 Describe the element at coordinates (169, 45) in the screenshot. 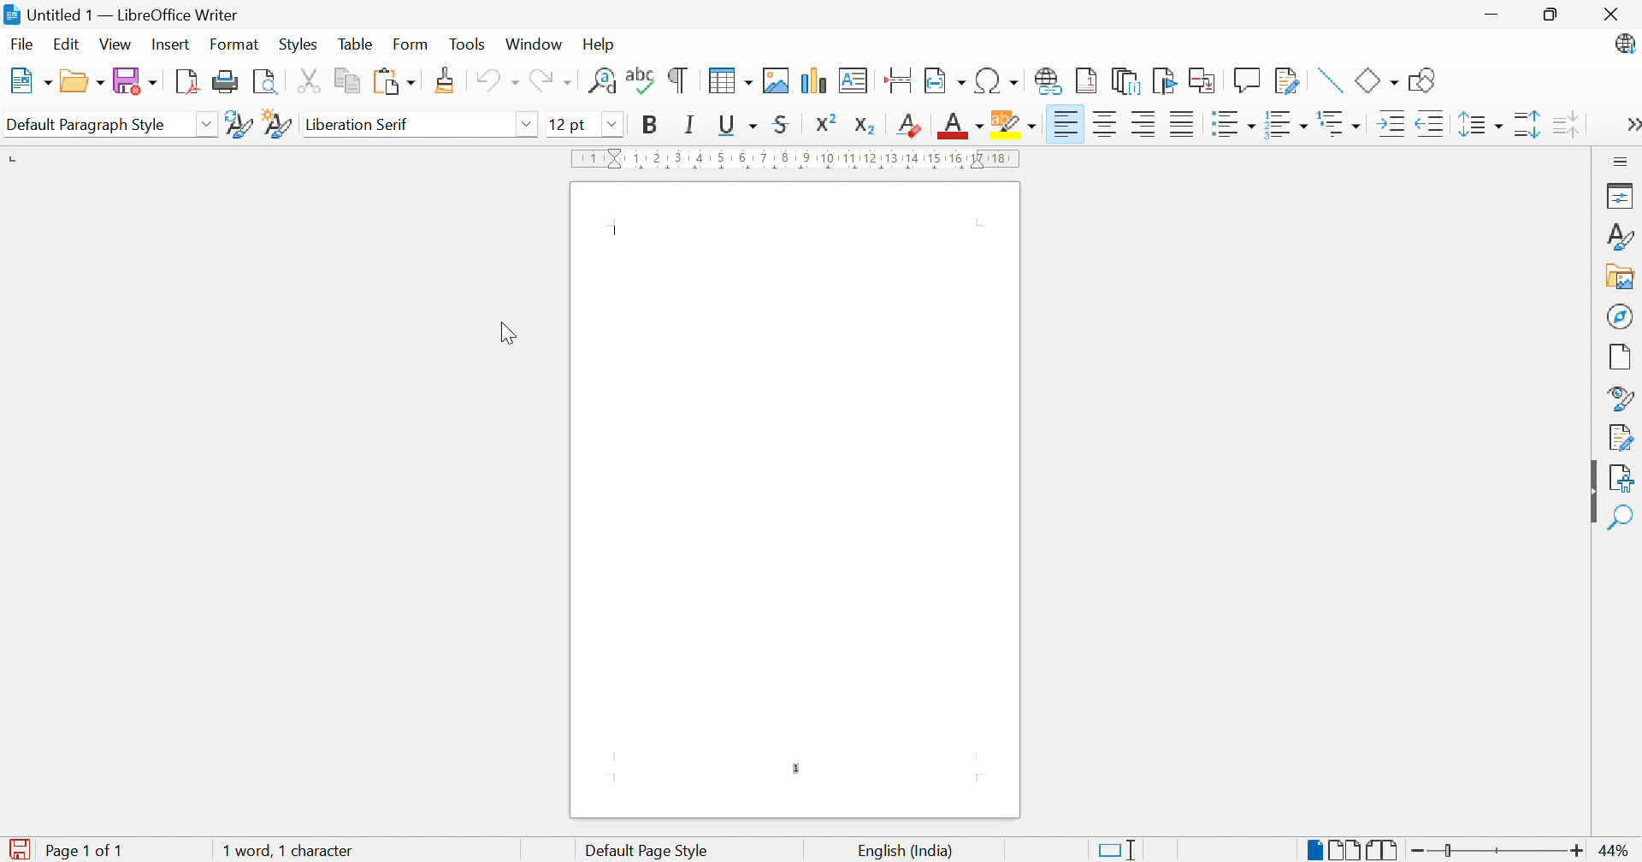

I see `Insert` at that location.